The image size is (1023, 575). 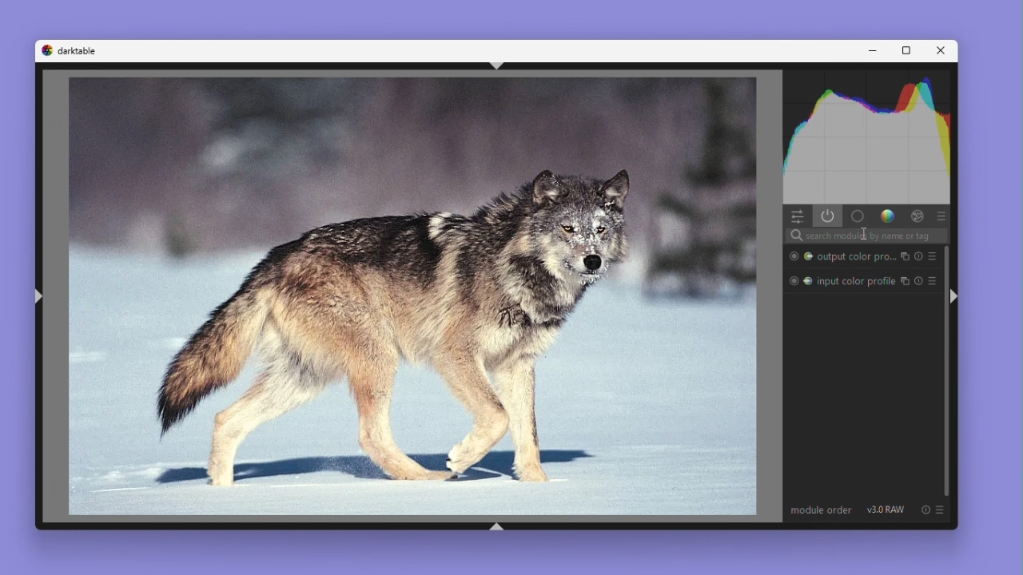 What do you see at coordinates (866, 236) in the screenshot?
I see `Search bar` at bounding box center [866, 236].